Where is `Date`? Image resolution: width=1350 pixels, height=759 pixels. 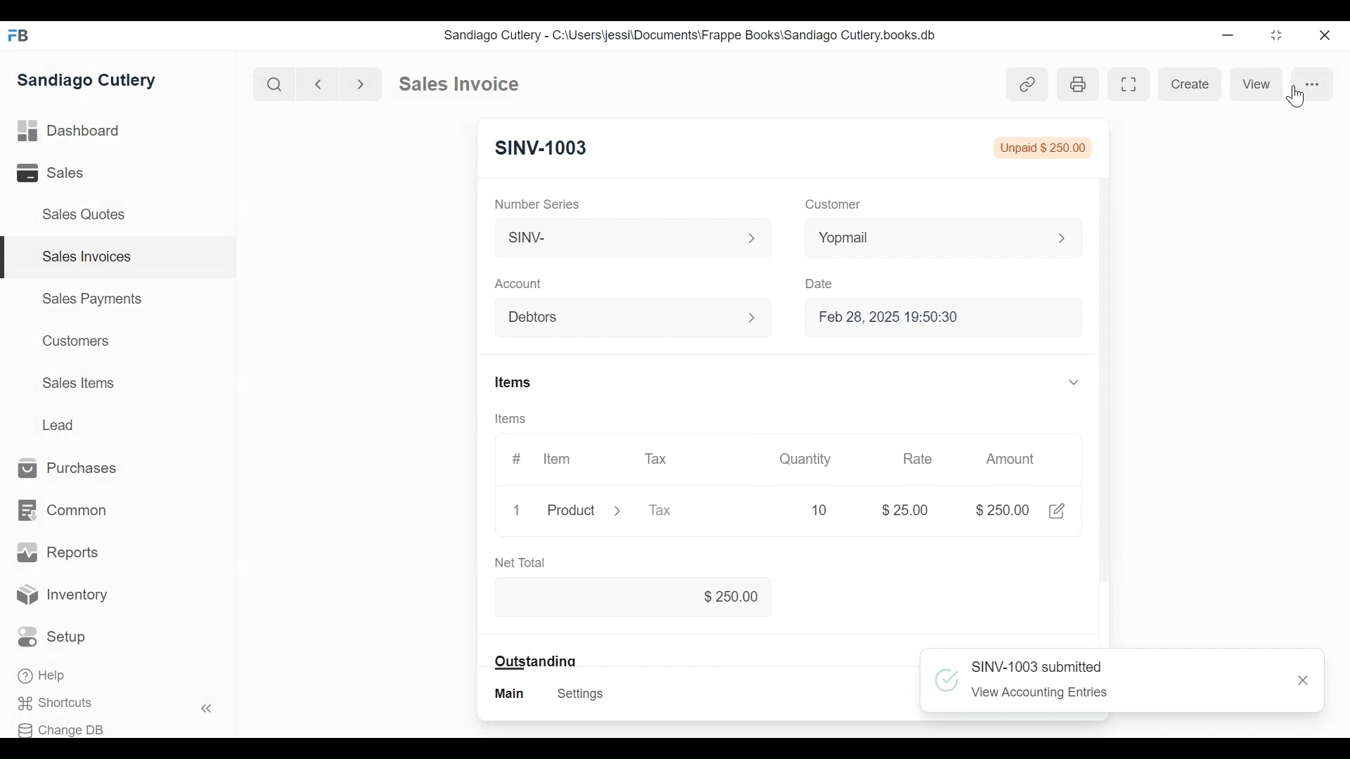 Date is located at coordinates (821, 283).